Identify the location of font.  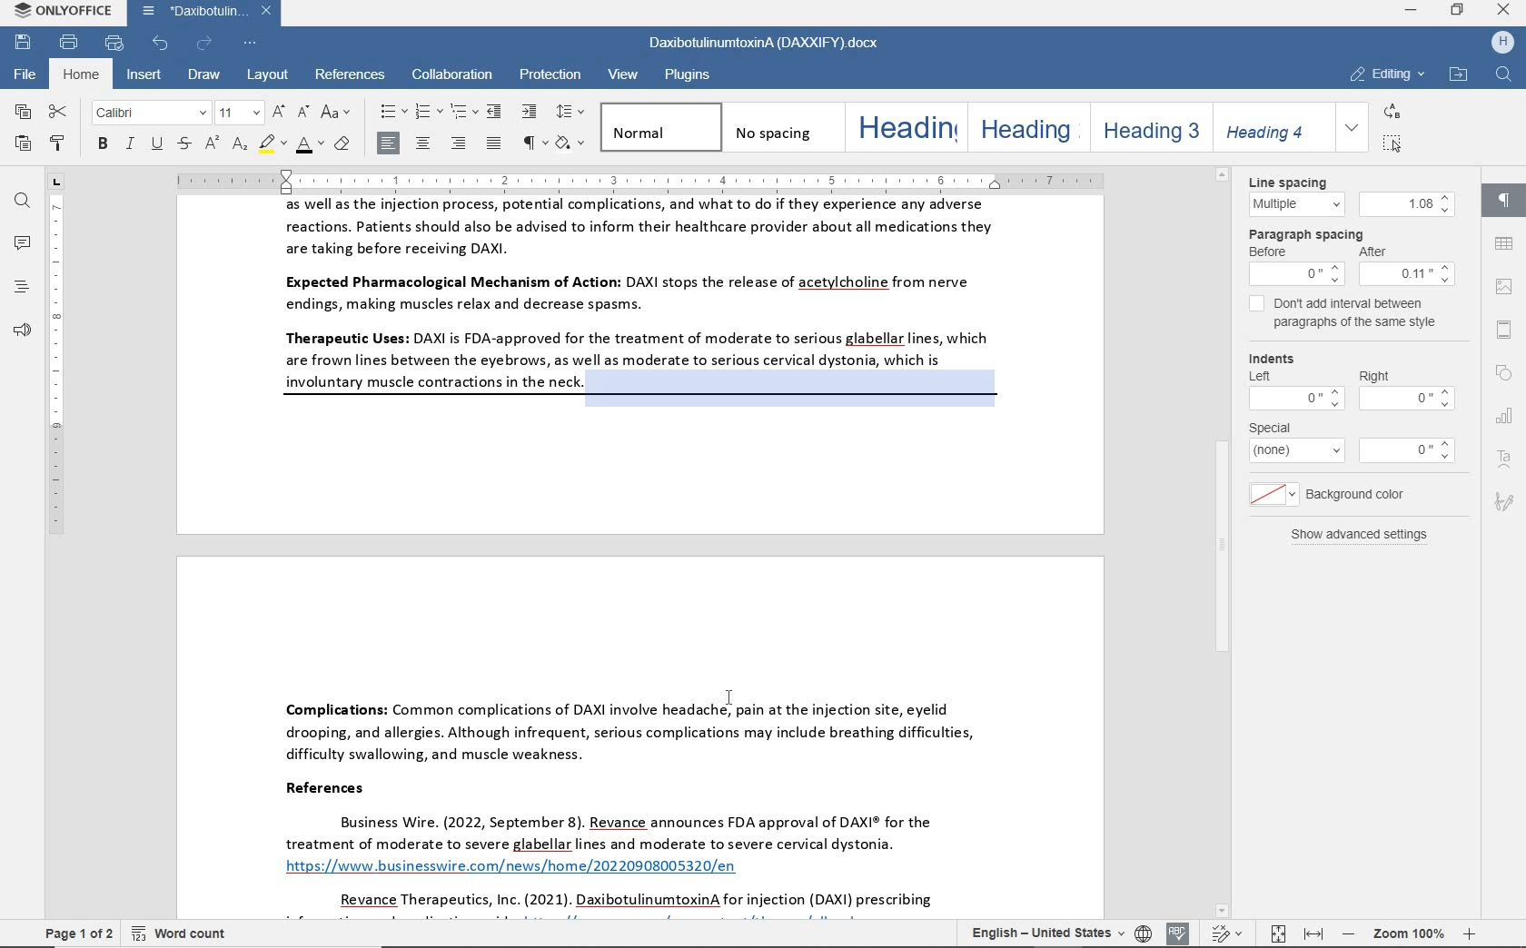
(149, 114).